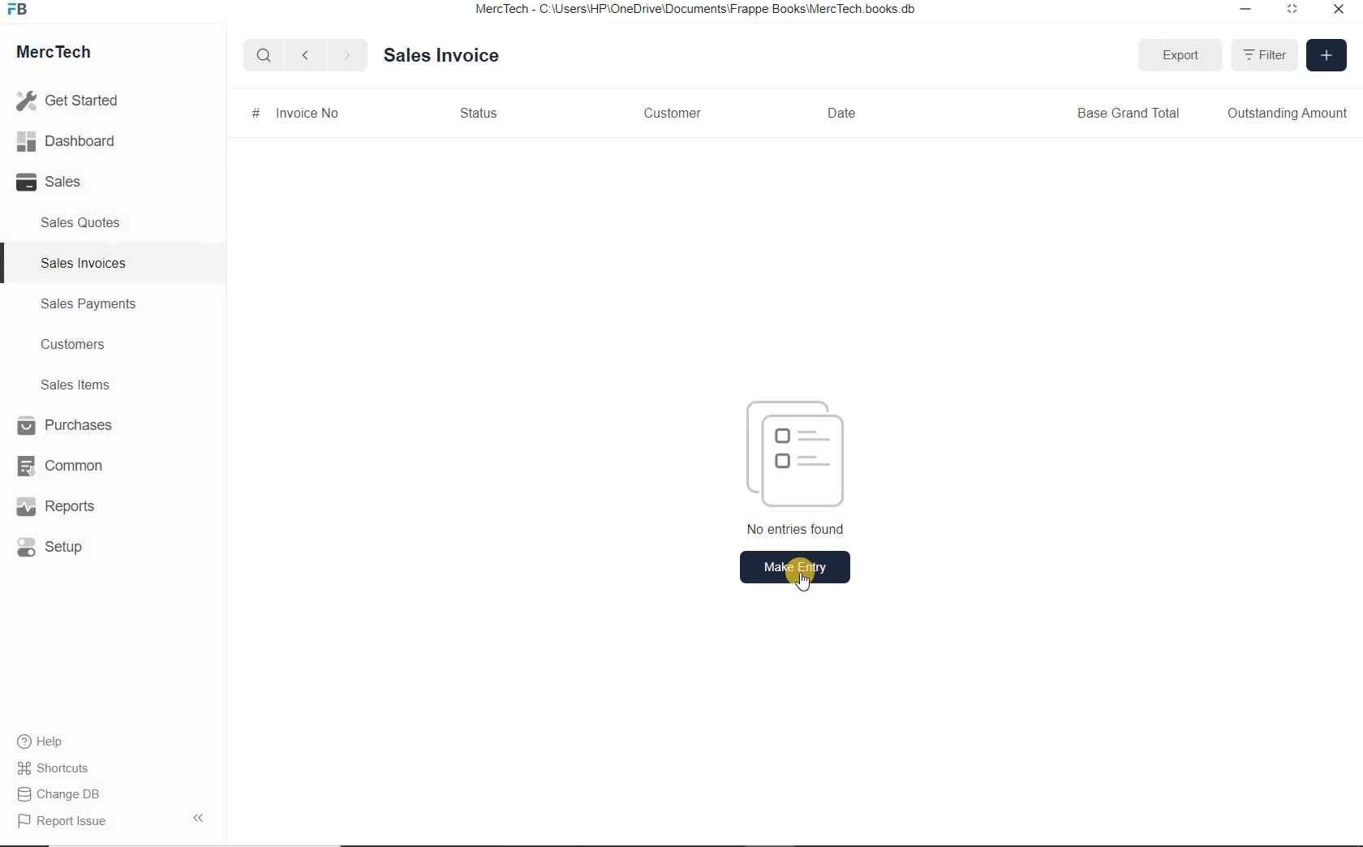 This screenshot has width=1363, height=847. What do you see at coordinates (1263, 54) in the screenshot?
I see `Filter` at bounding box center [1263, 54].